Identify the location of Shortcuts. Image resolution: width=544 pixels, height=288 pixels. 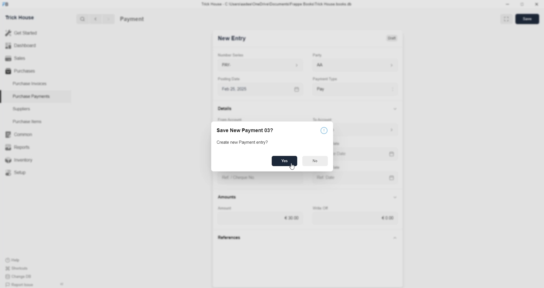
(20, 269).